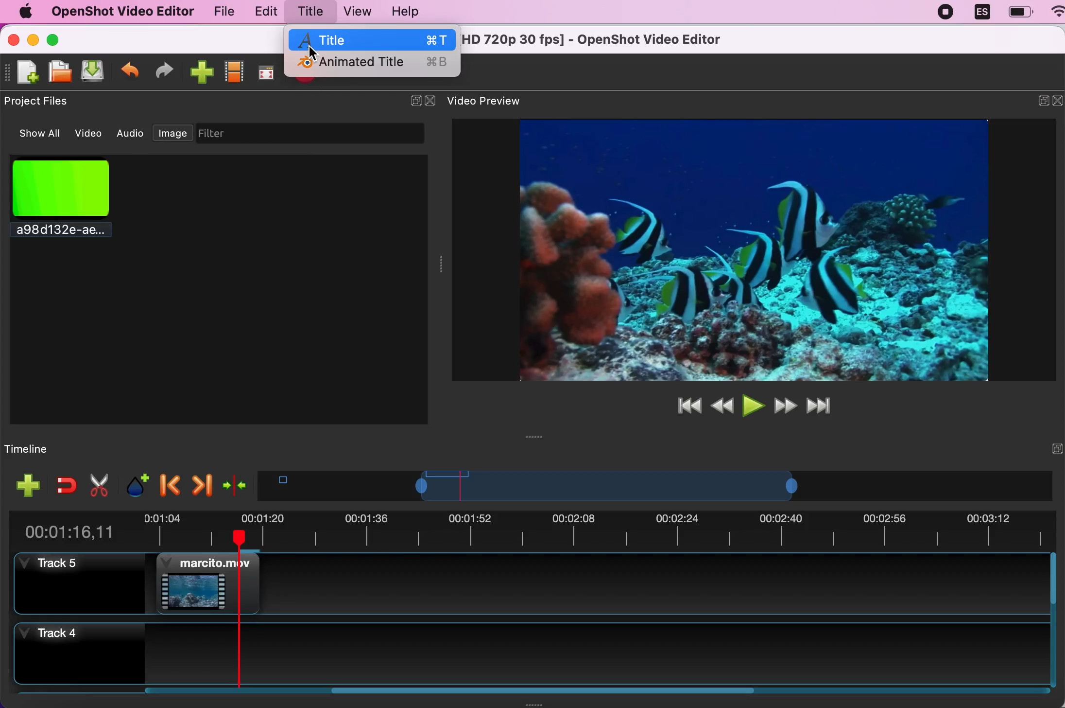  What do you see at coordinates (41, 102) in the screenshot?
I see `project files` at bounding box center [41, 102].